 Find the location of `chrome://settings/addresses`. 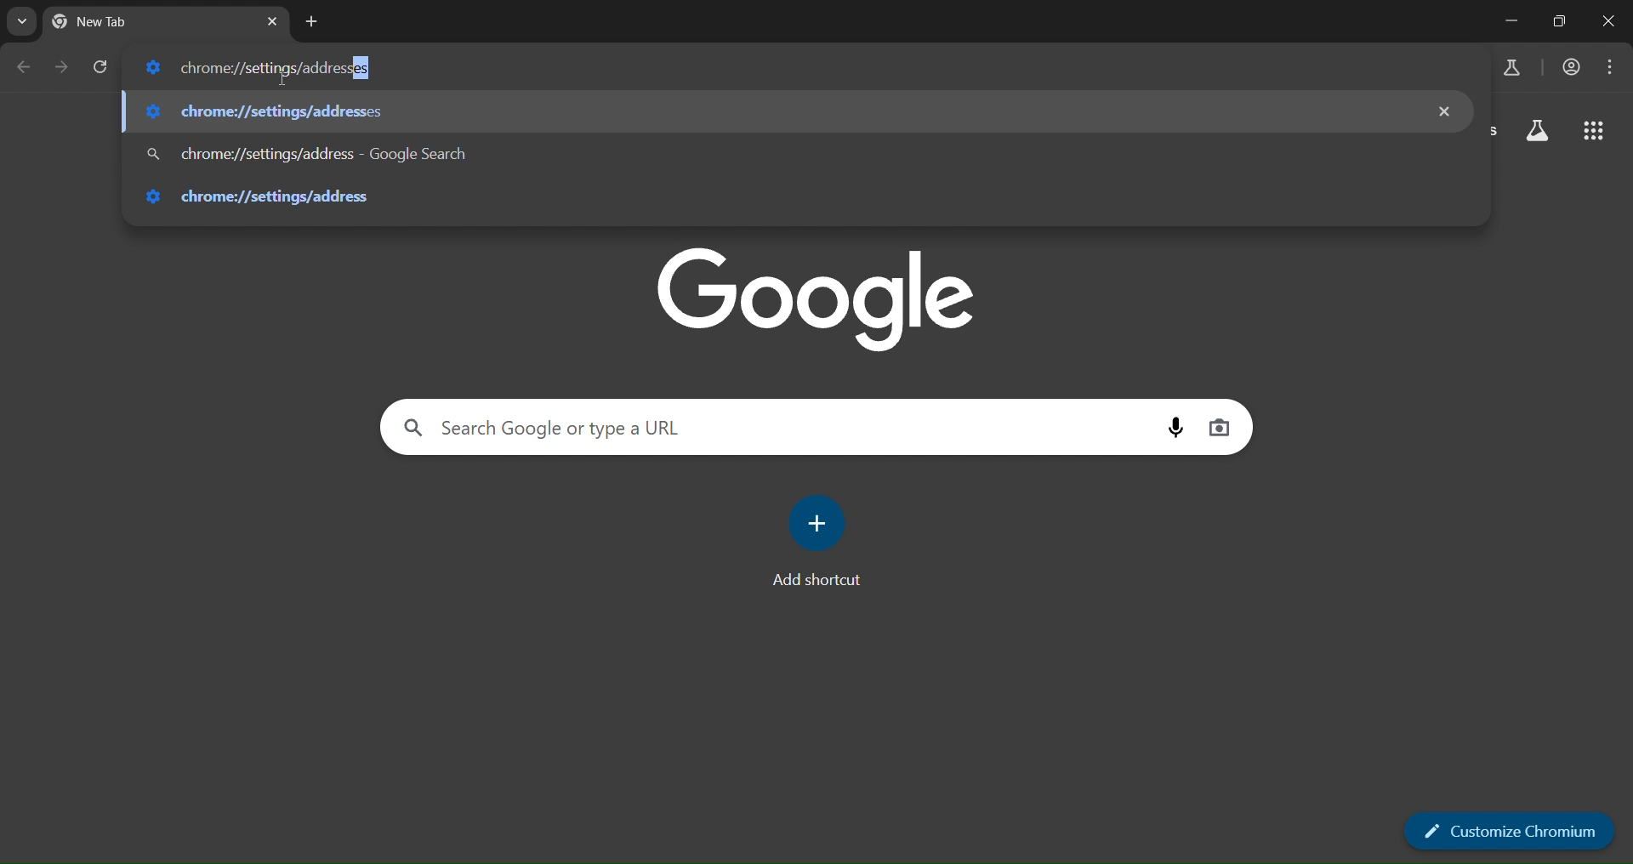

chrome://settings/addresses is located at coordinates (777, 112).